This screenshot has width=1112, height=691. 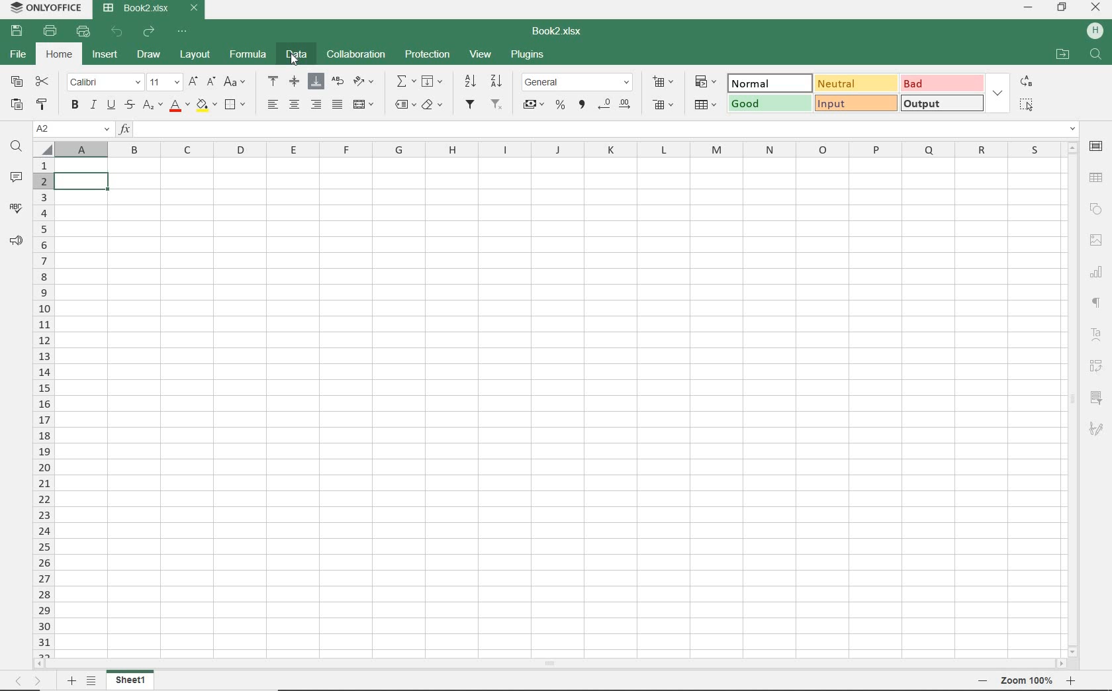 I want to click on SAVE, so click(x=15, y=30).